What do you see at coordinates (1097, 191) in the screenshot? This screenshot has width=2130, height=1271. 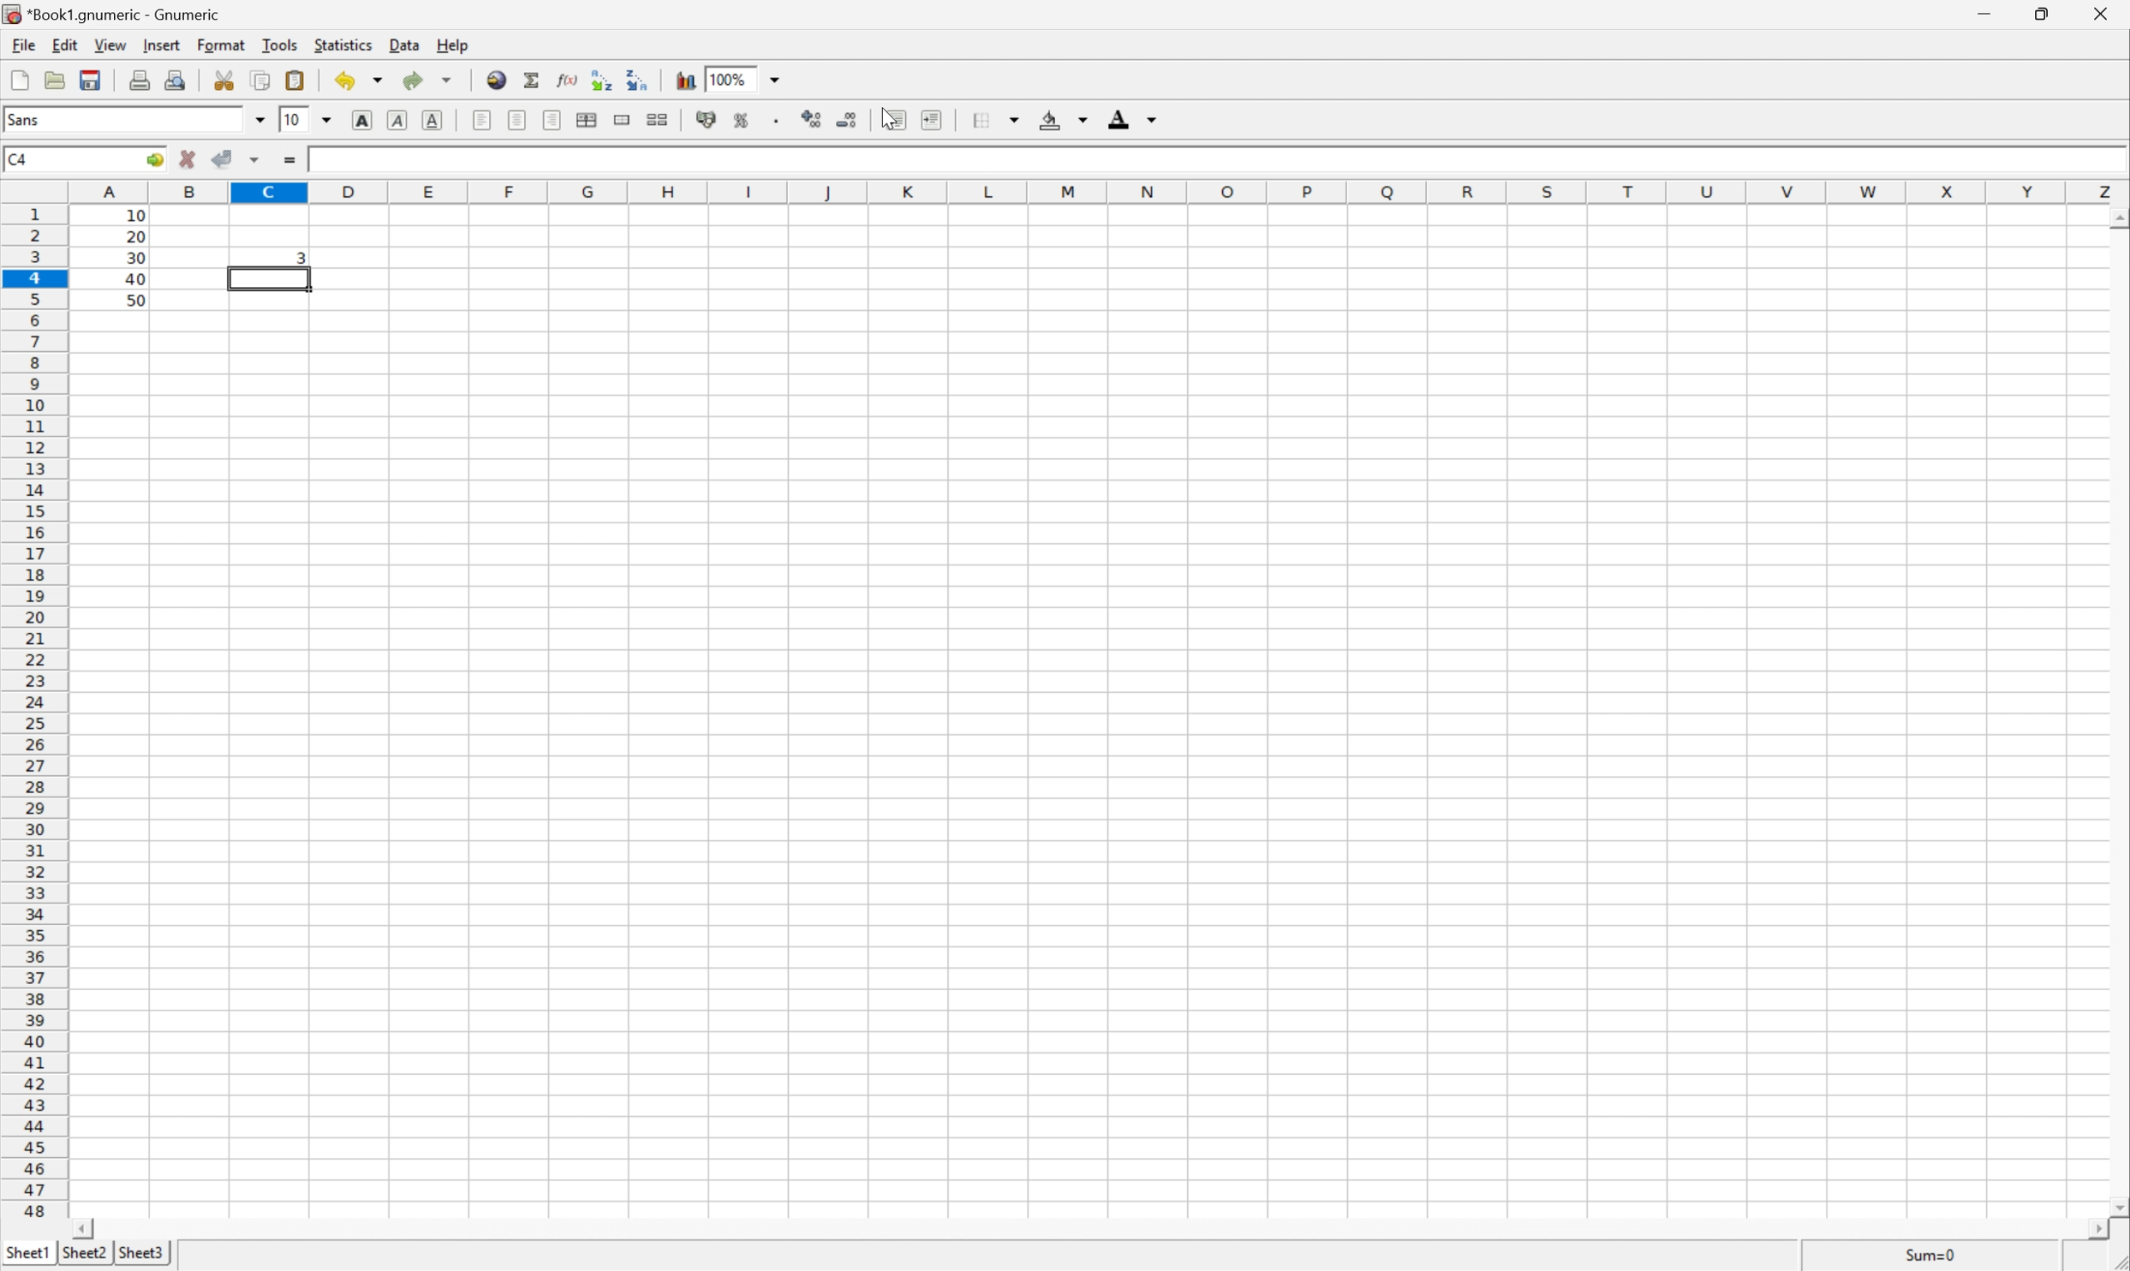 I see `Column names` at bounding box center [1097, 191].